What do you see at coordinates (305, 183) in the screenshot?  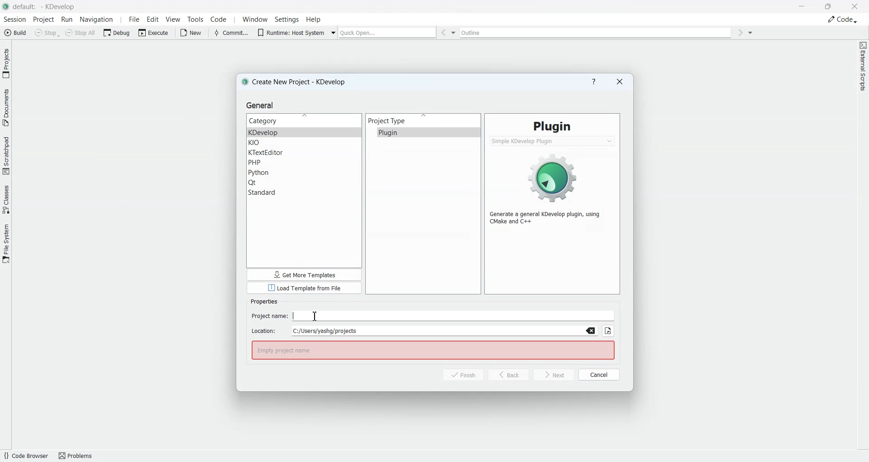 I see `Qt` at bounding box center [305, 183].